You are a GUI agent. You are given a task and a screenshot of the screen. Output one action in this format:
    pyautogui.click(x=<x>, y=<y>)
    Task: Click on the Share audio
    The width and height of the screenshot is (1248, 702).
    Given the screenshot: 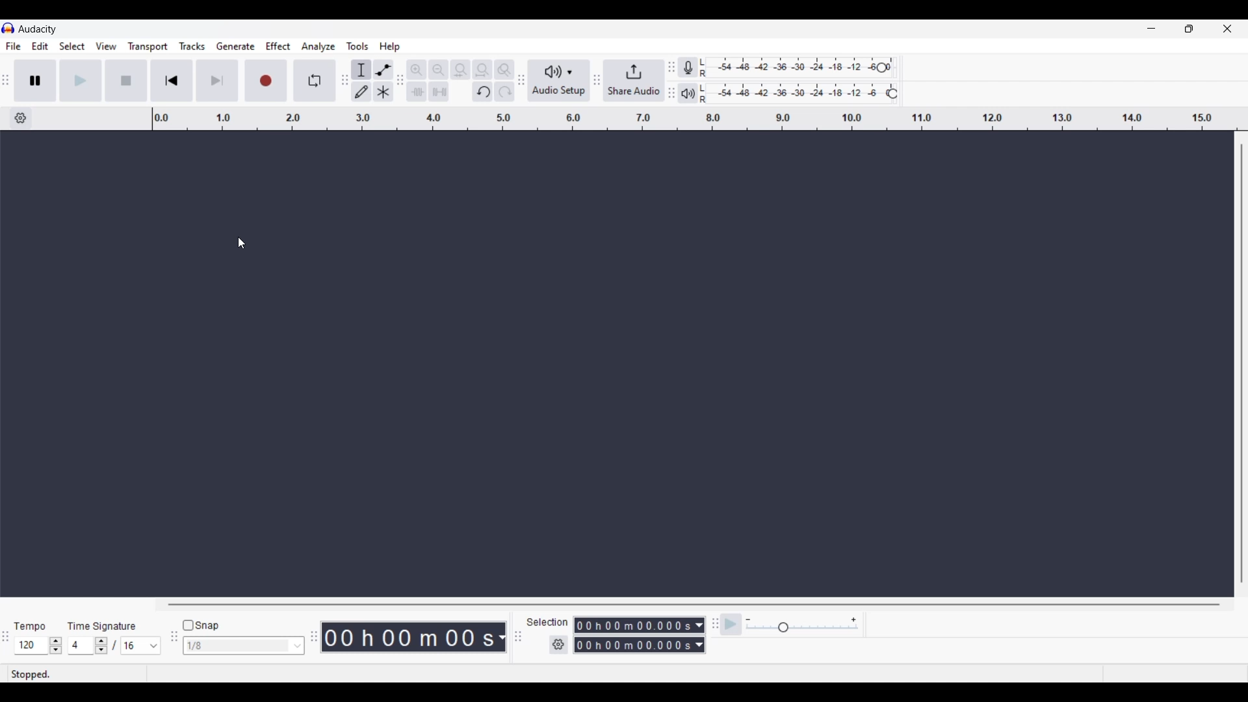 What is the action you would take?
    pyautogui.click(x=634, y=81)
    